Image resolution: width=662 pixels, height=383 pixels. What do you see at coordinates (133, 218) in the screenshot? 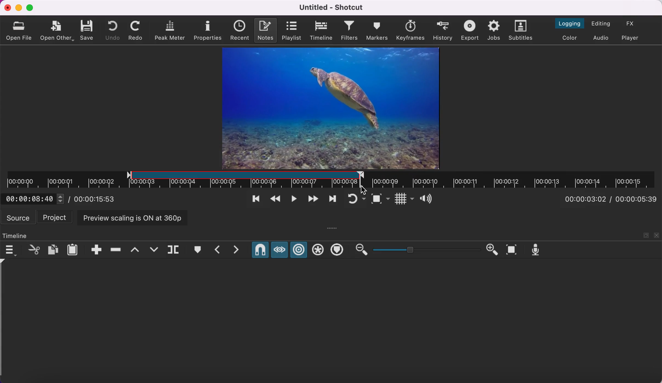
I see `preview scaling is on at 360p` at bounding box center [133, 218].